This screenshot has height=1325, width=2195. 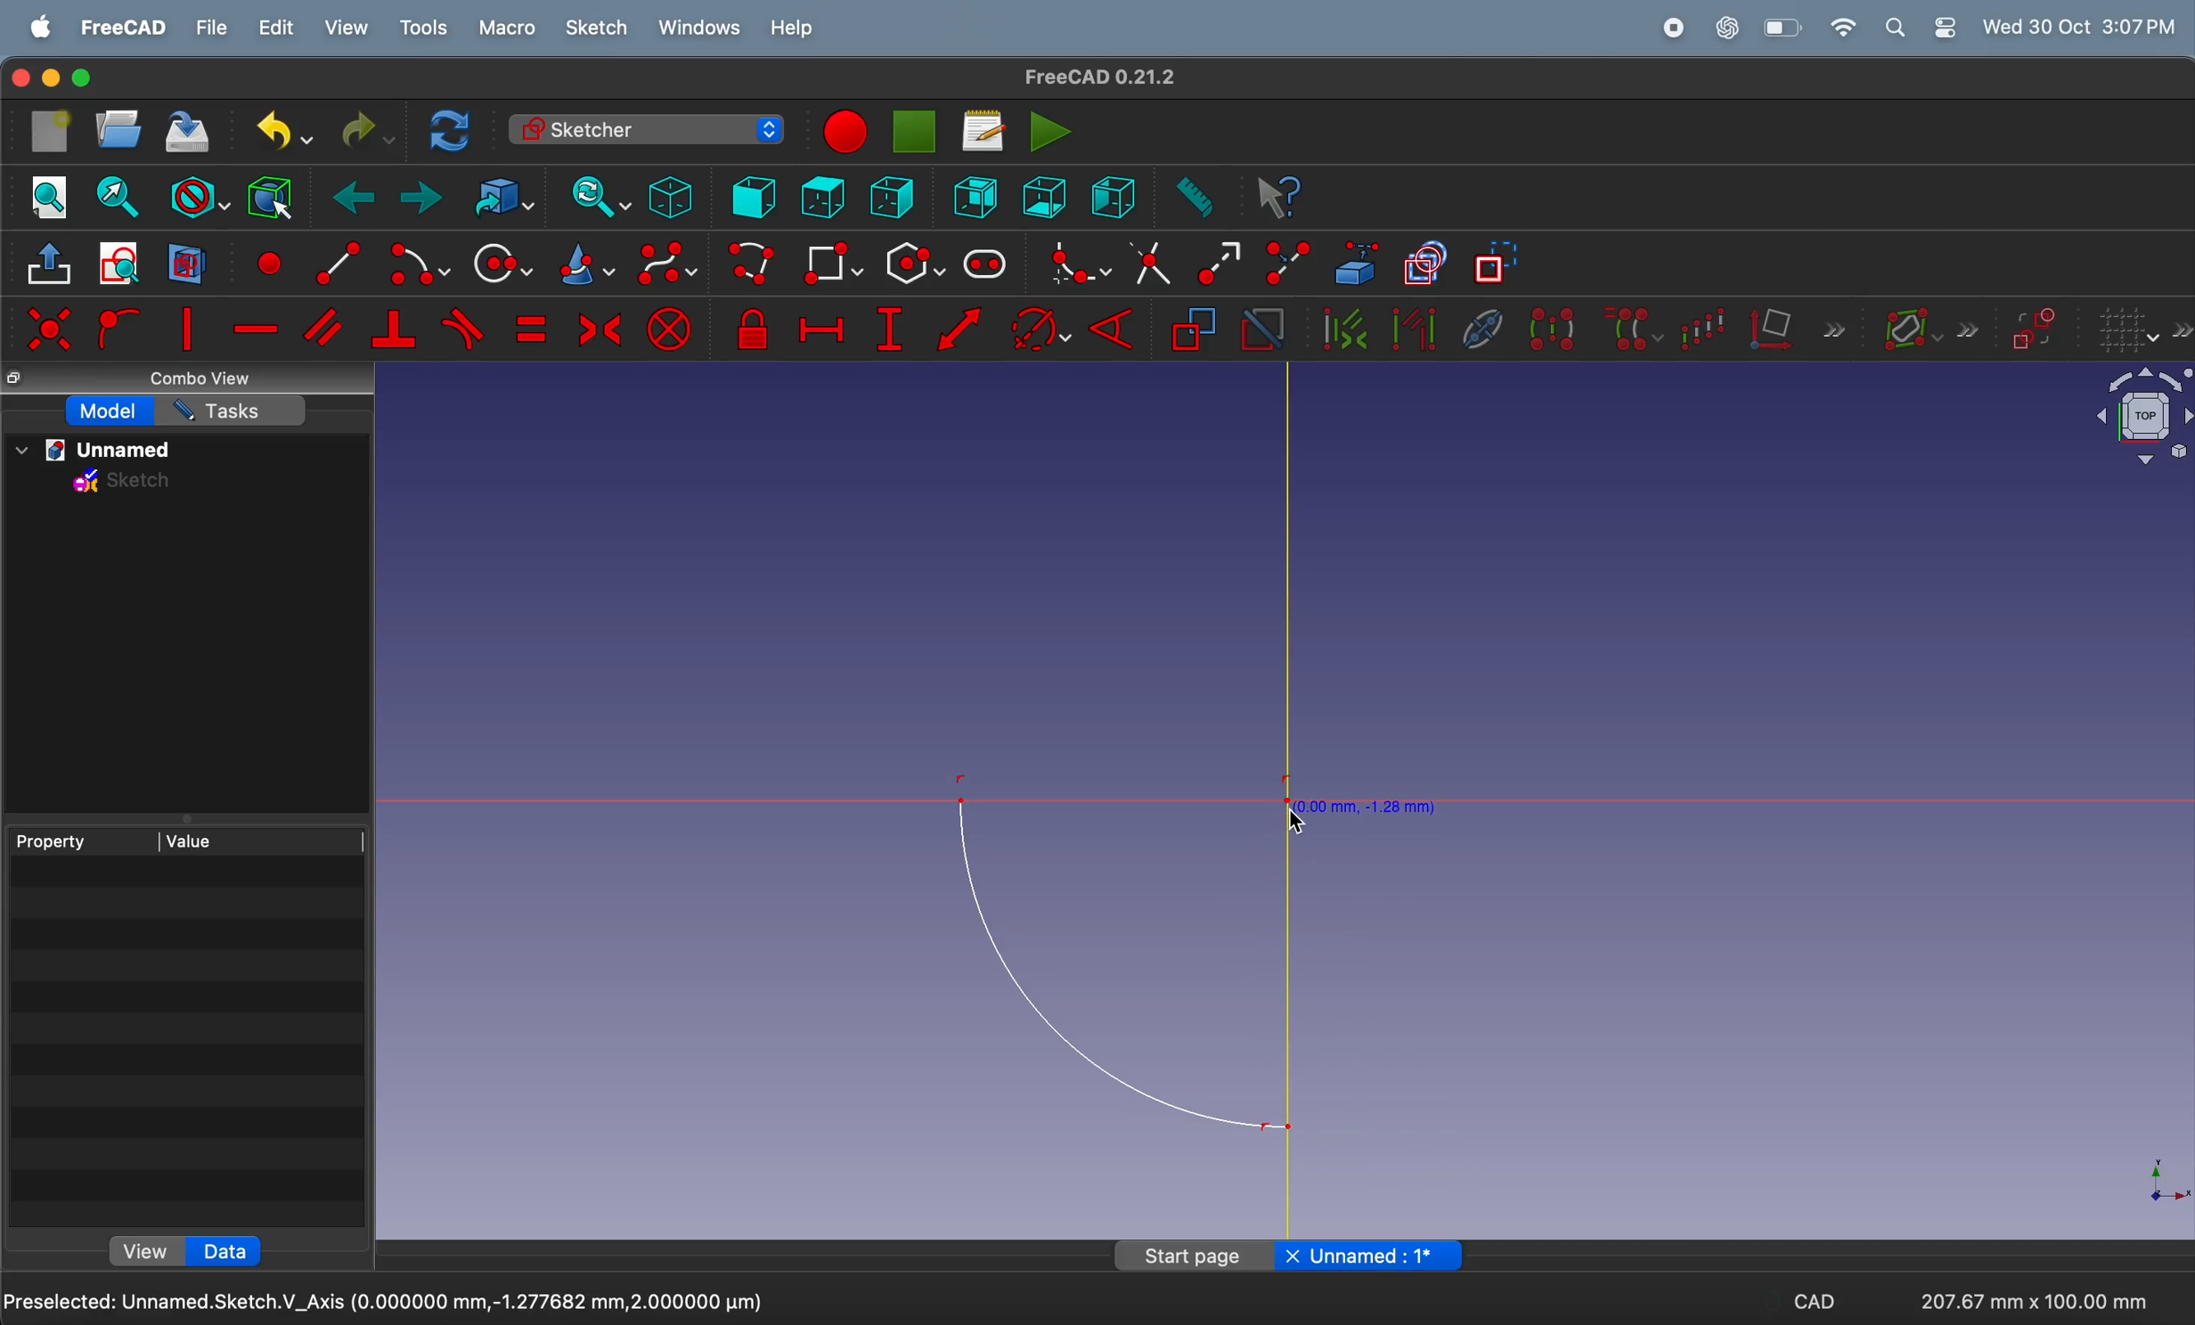 What do you see at coordinates (263, 839) in the screenshot?
I see `value` at bounding box center [263, 839].